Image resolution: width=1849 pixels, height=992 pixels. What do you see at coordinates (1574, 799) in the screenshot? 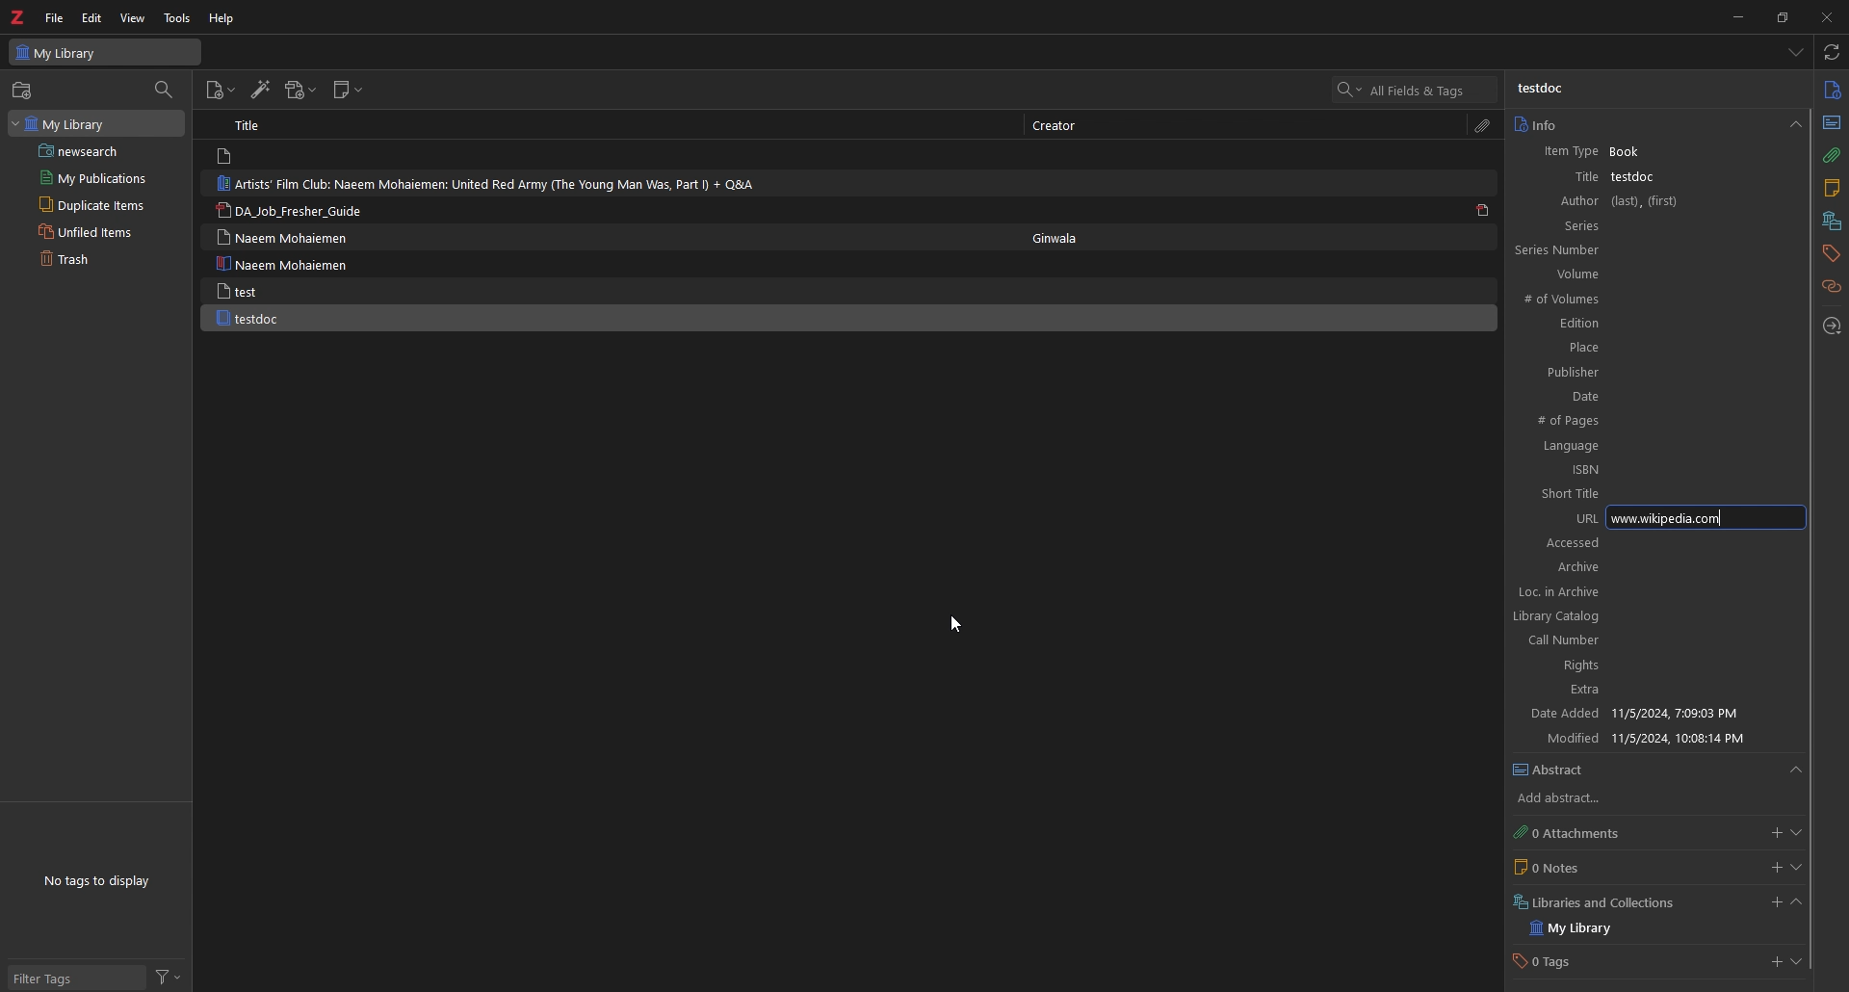
I see `add abstract` at bounding box center [1574, 799].